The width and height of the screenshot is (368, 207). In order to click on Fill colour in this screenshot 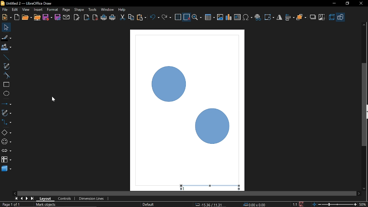, I will do `click(6, 47)`.